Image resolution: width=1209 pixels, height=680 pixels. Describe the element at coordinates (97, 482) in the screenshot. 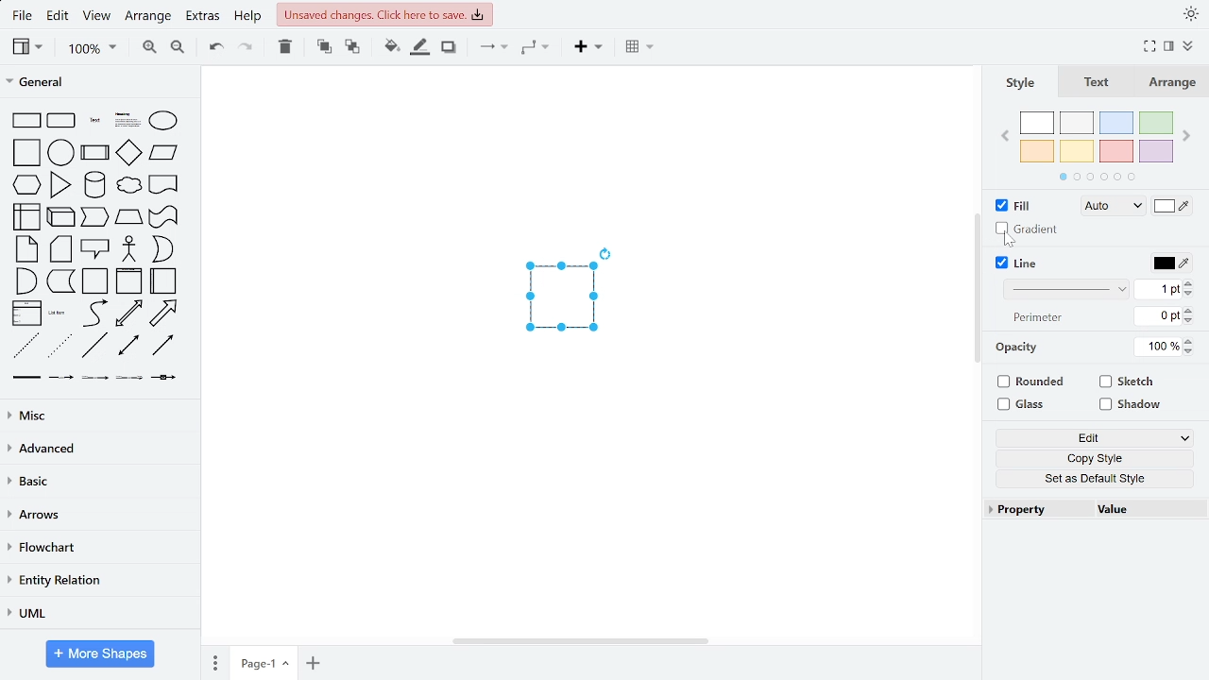

I see `basic` at that location.